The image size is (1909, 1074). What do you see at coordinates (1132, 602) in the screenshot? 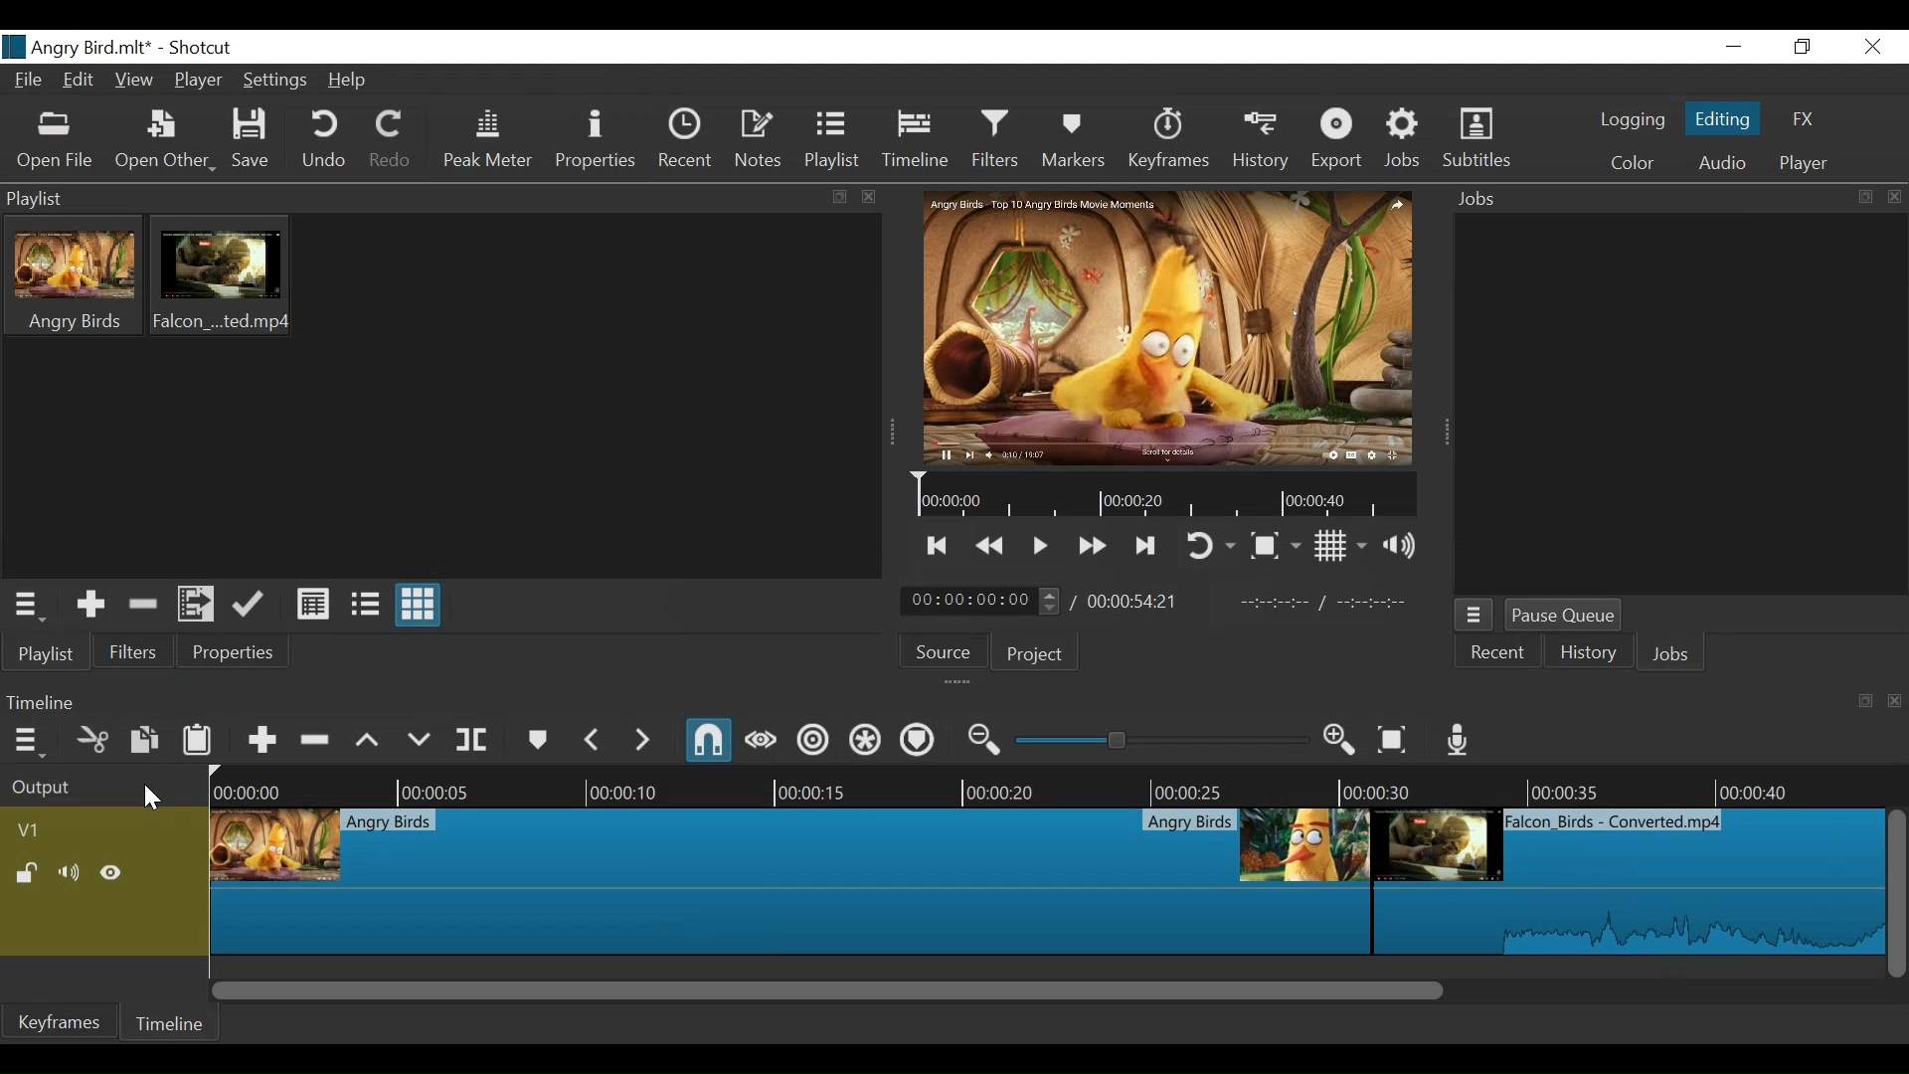
I see `Total Duration` at bounding box center [1132, 602].